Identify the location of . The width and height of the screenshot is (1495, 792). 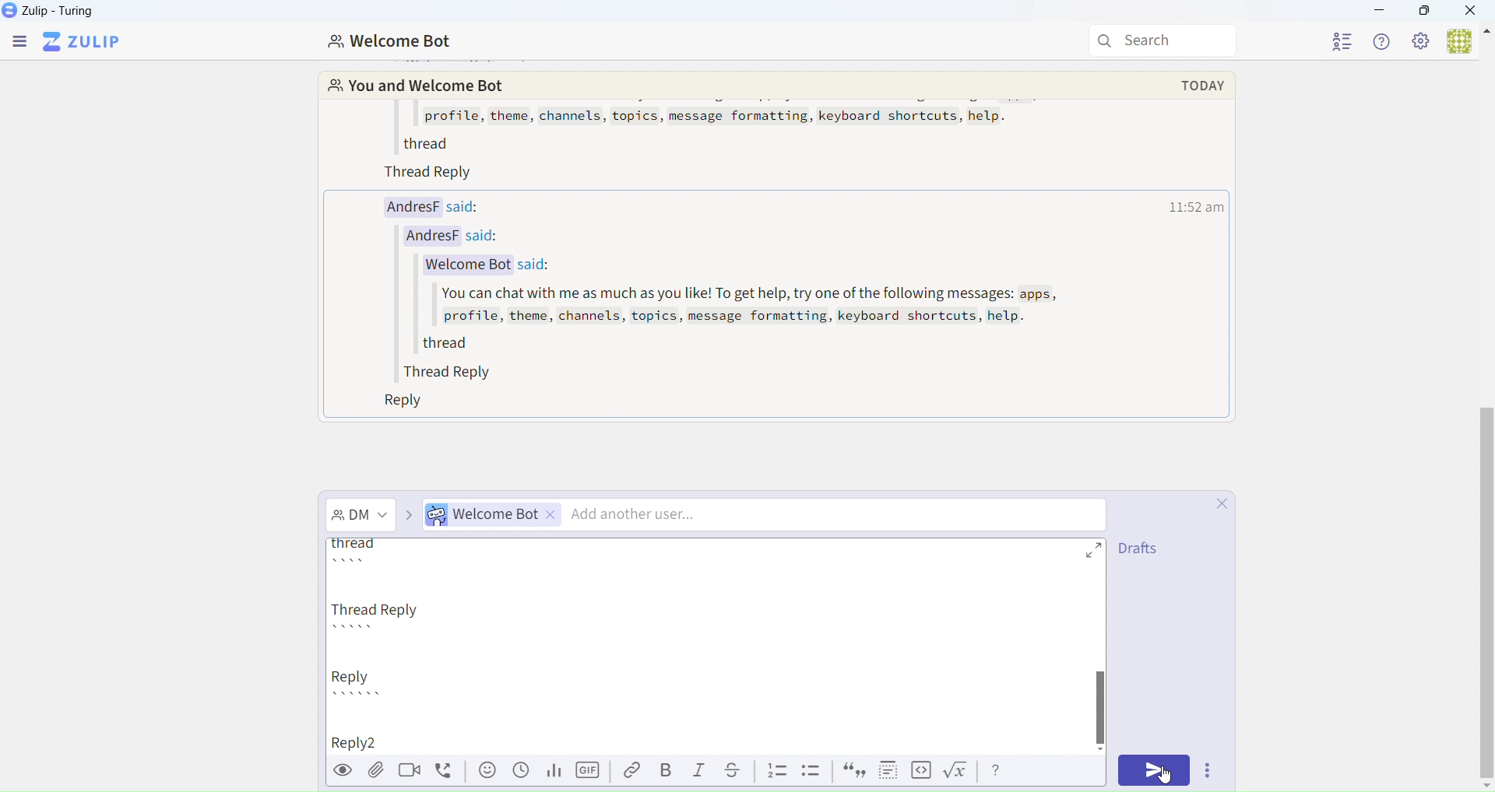
(1380, 12).